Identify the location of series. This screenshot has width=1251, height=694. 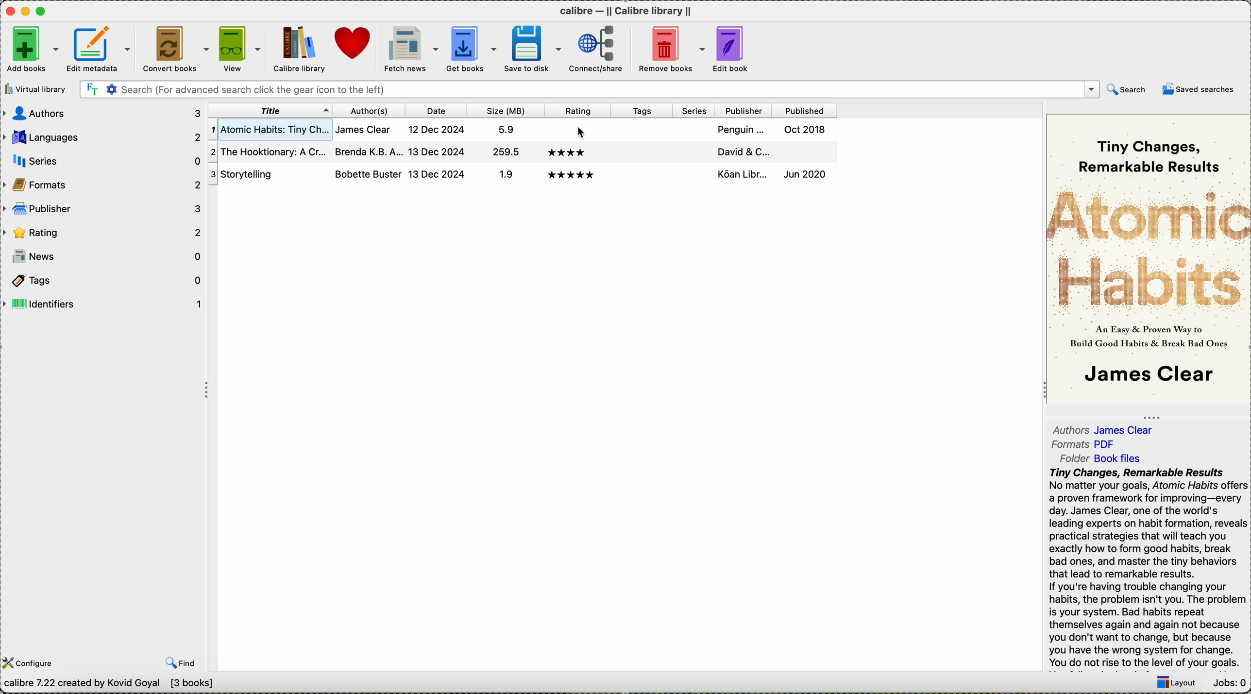
(695, 111).